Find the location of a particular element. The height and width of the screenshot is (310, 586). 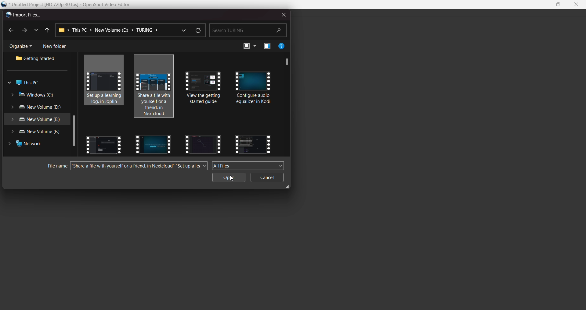

path is located at coordinates (110, 30).